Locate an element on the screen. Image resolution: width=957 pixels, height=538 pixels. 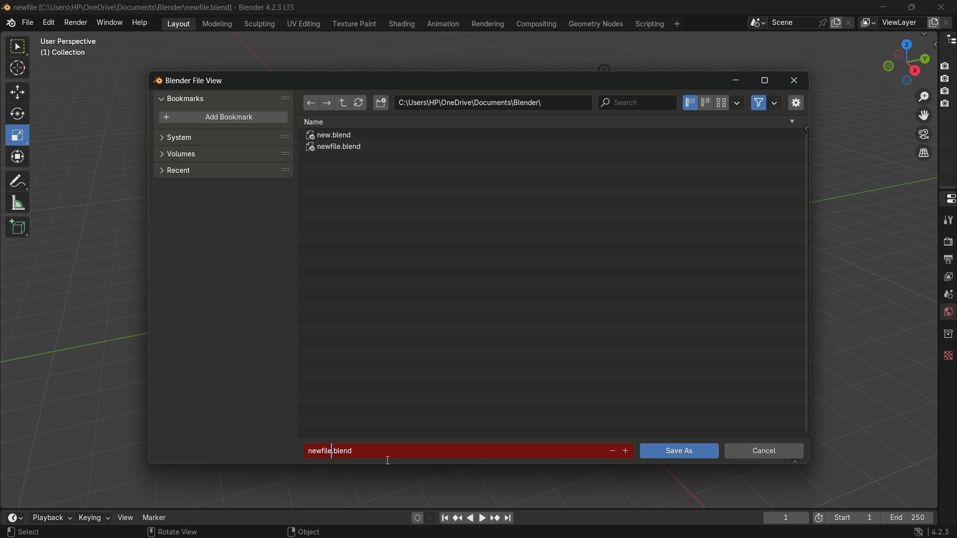
file menu is located at coordinates (27, 23).